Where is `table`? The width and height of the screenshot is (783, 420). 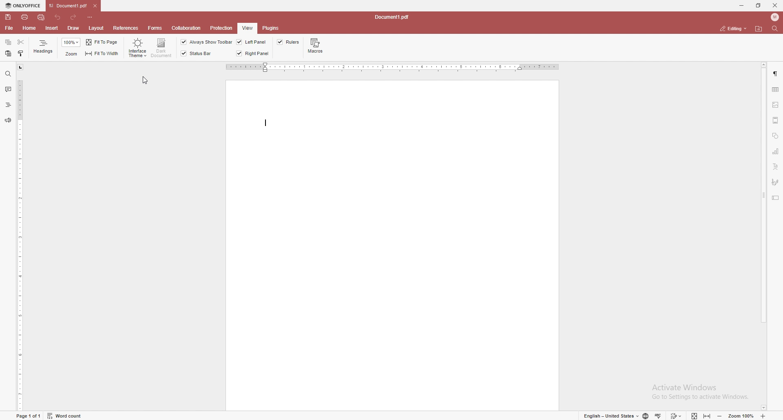
table is located at coordinates (775, 90).